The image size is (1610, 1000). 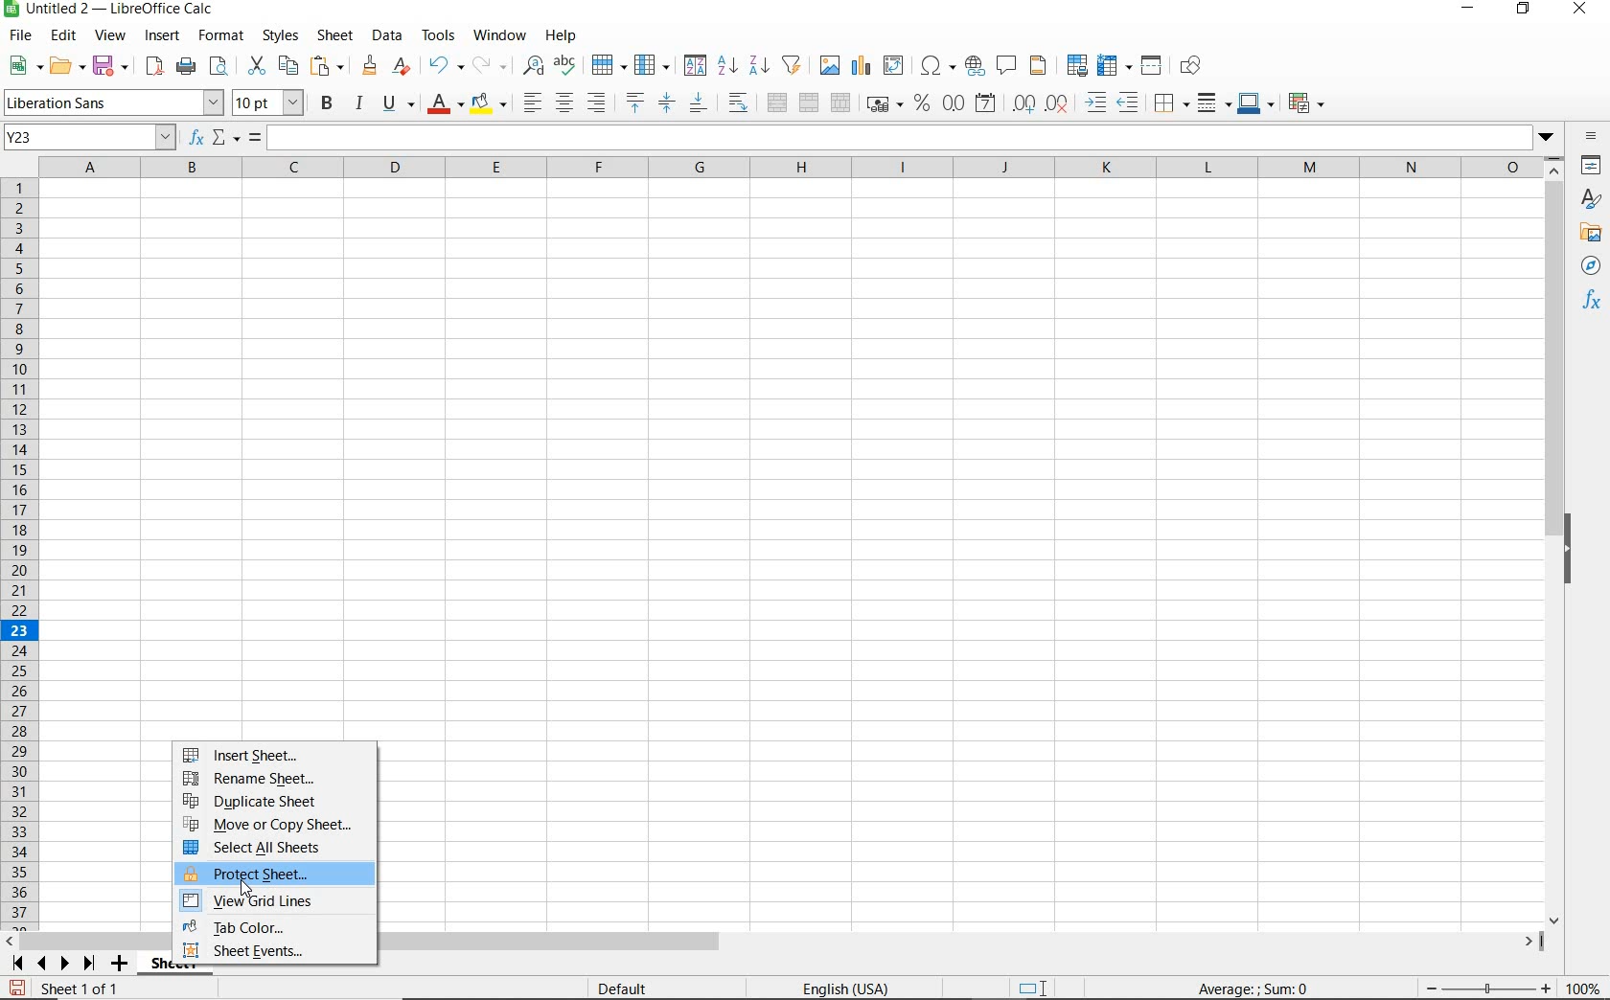 I want to click on COPY, so click(x=288, y=66).